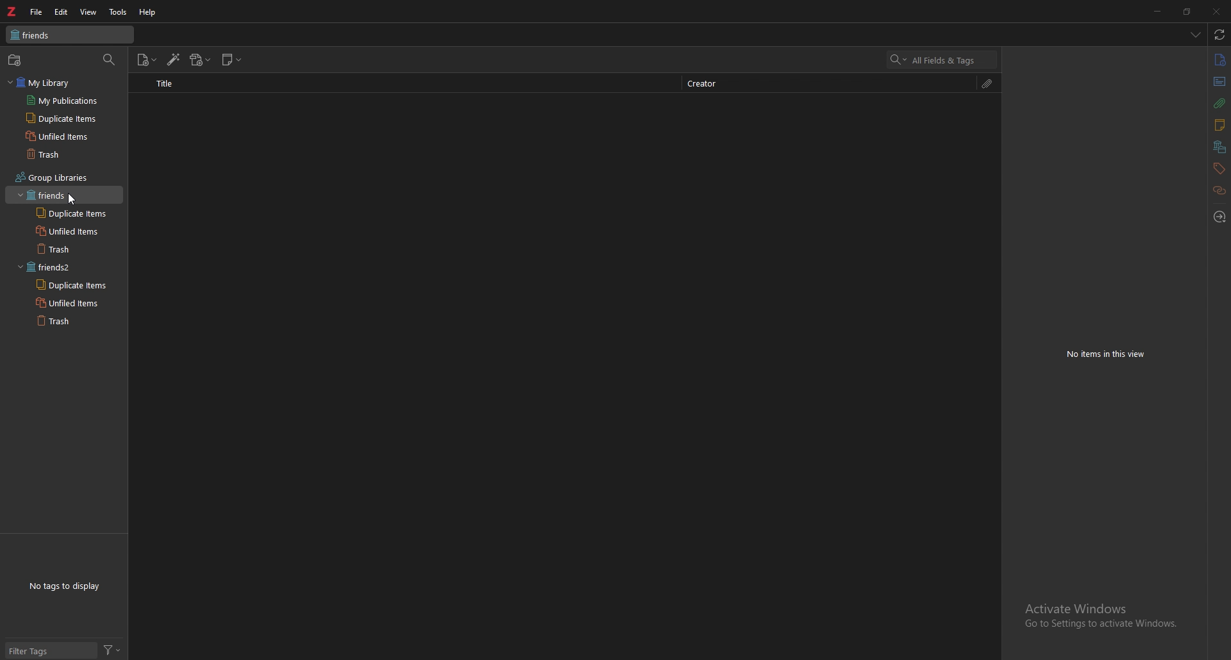  Describe the element at coordinates (63, 268) in the screenshot. I see `grouped library 2` at that location.